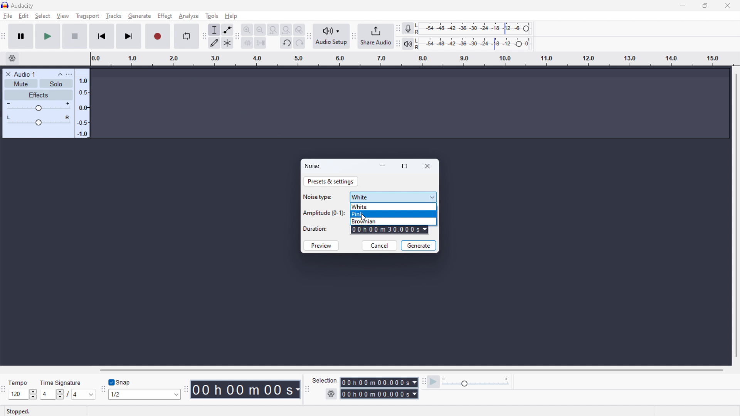  I want to click on preview, so click(321, 245).